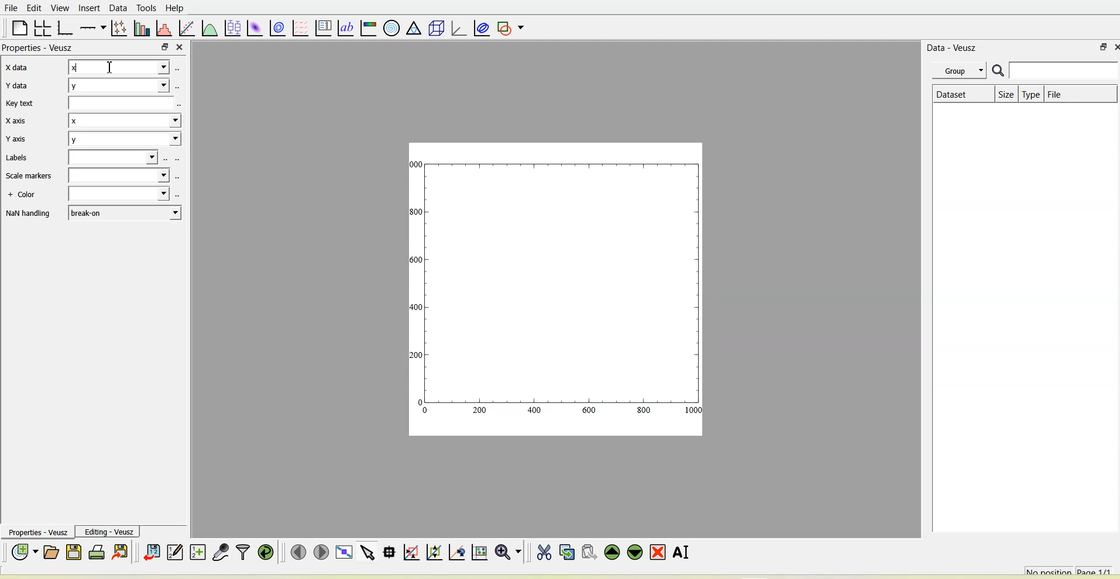  What do you see at coordinates (657, 553) in the screenshot?
I see `Remove the selected widget` at bounding box center [657, 553].